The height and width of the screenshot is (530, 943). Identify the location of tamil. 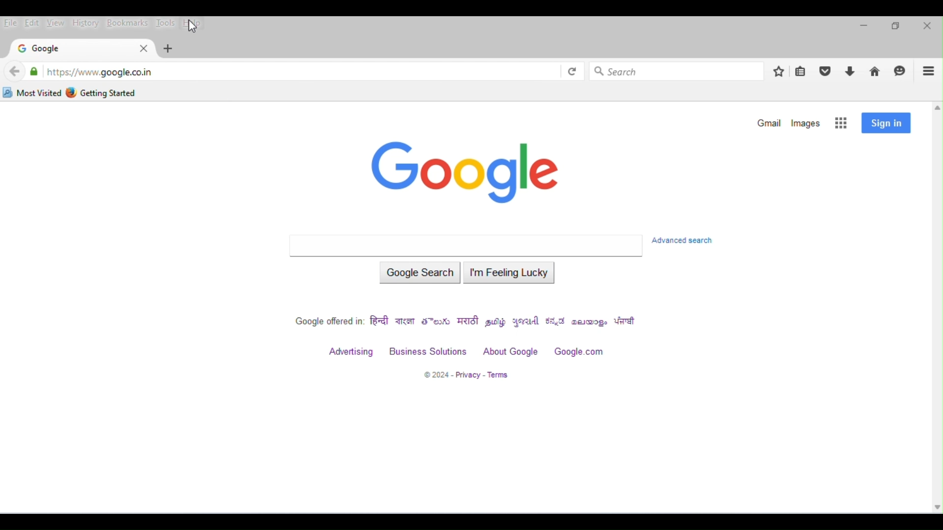
(497, 322).